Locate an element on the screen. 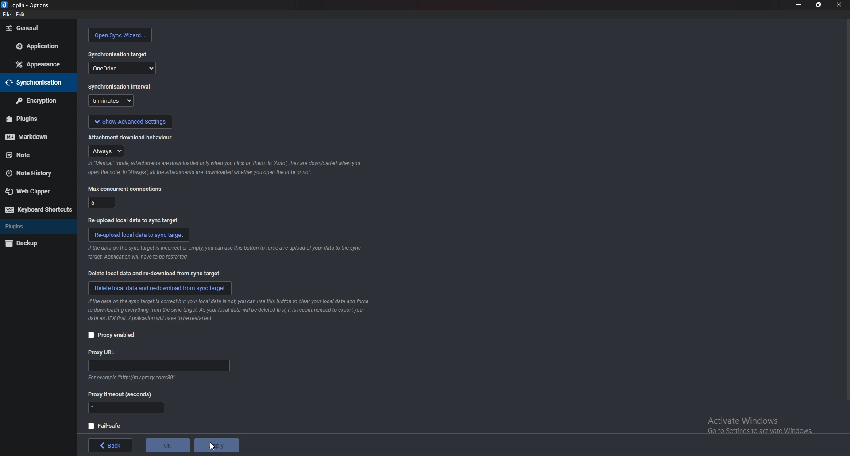  cursor is located at coordinates (214, 448).